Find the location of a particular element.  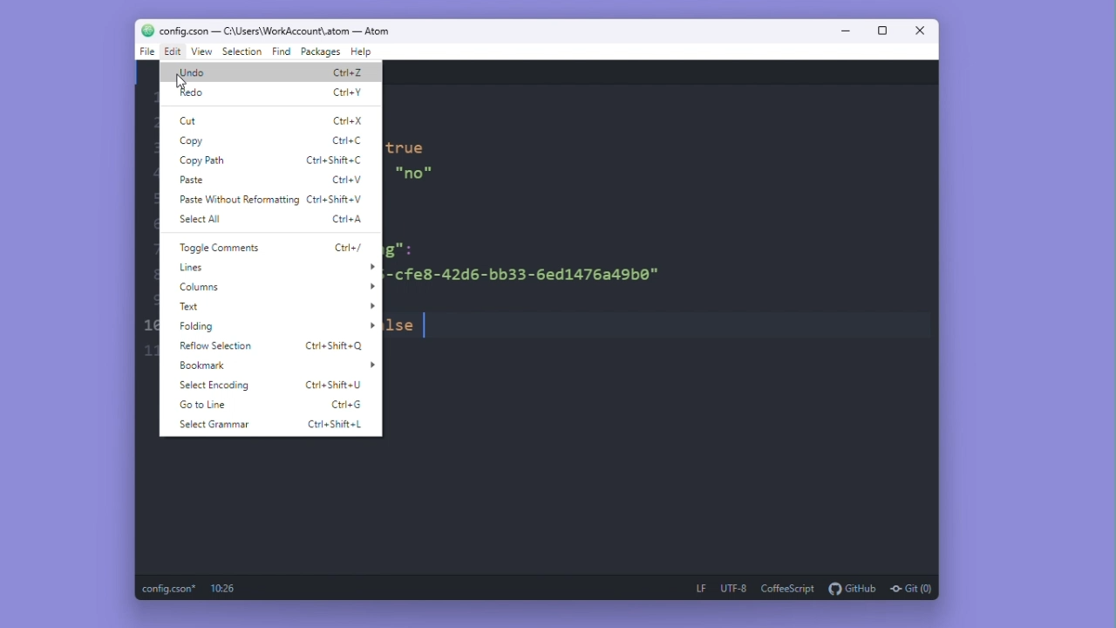

ctrl+z is located at coordinates (348, 70).